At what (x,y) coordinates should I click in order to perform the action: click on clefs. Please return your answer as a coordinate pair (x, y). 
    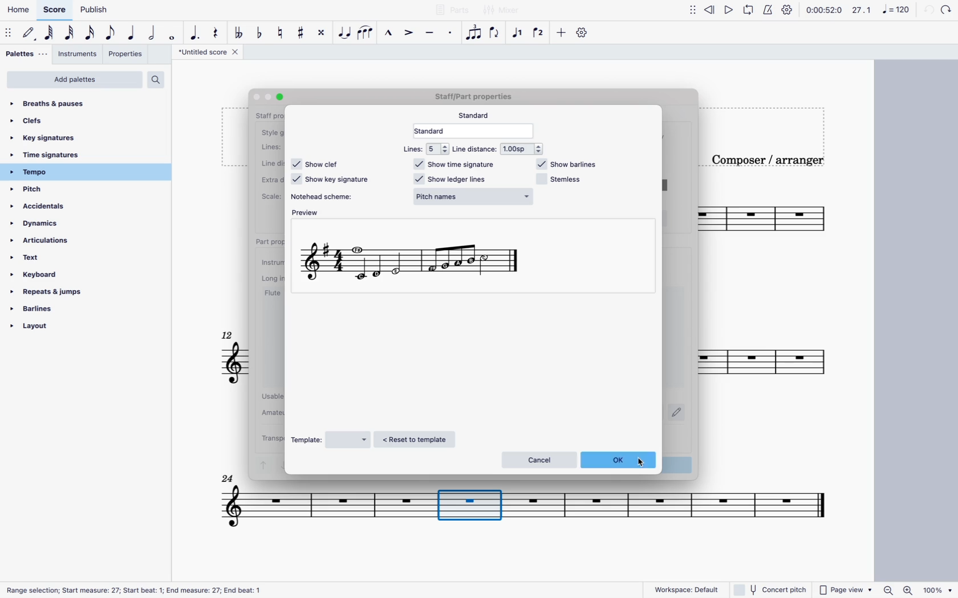
    Looking at the image, I should click on (45, 124).